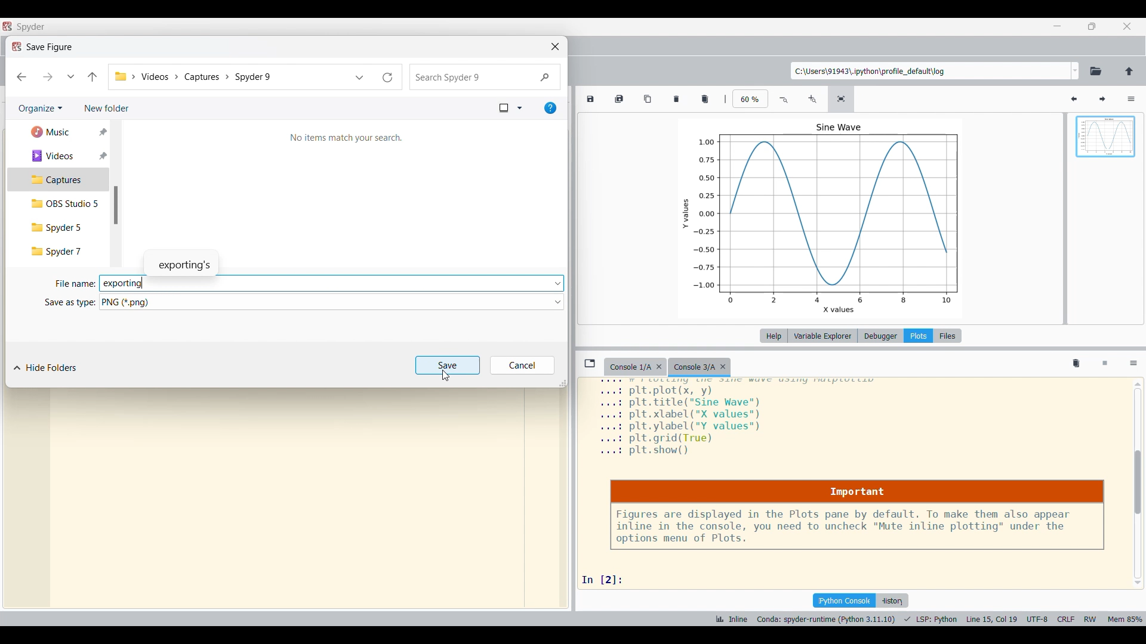 This screenshot has width=1146, height=644. I want to click on Remove all plots, so click(705, 99).